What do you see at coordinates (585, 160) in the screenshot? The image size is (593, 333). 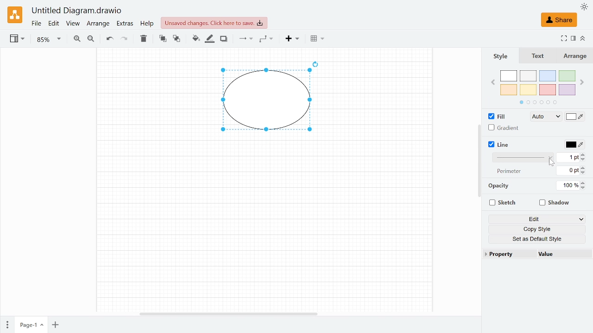 I see `Decrease line width` at bounding box center [585, 160].